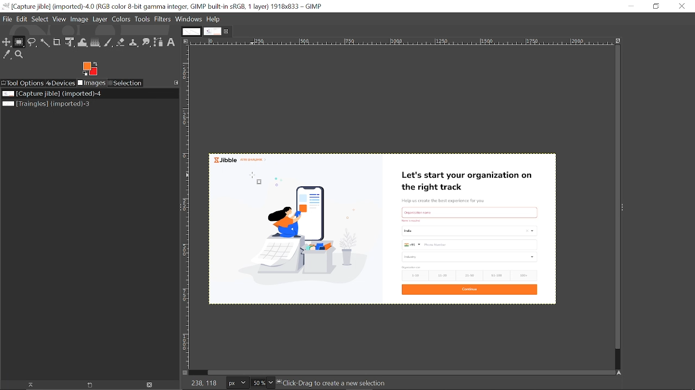  Describe the element at coordinates (50, 93) in the screenshot. I see `Current image file` at that location.